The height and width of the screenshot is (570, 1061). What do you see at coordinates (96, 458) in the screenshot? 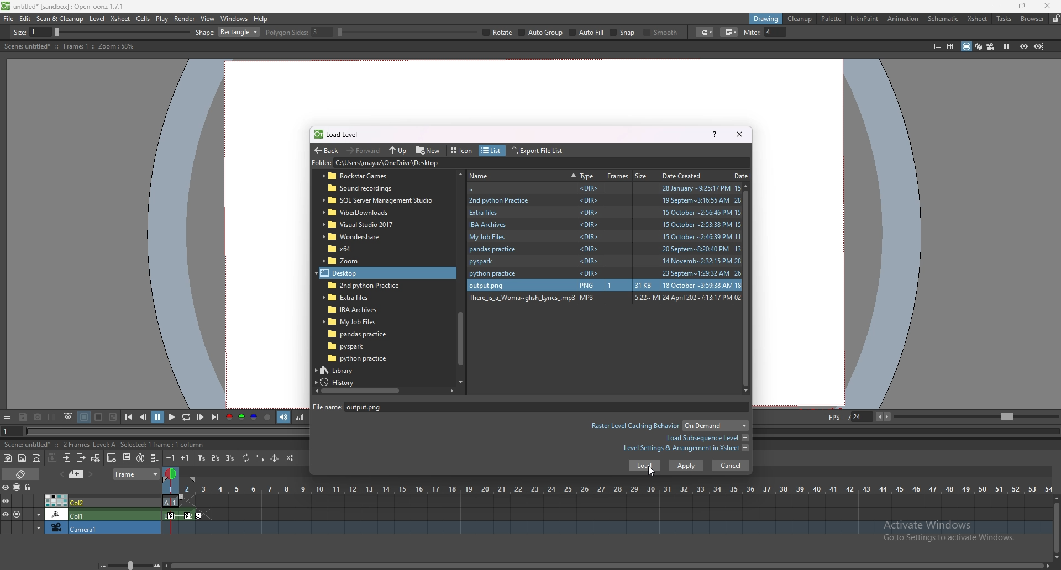
I see `toggle edit in place` at bounding box center [96, 458].